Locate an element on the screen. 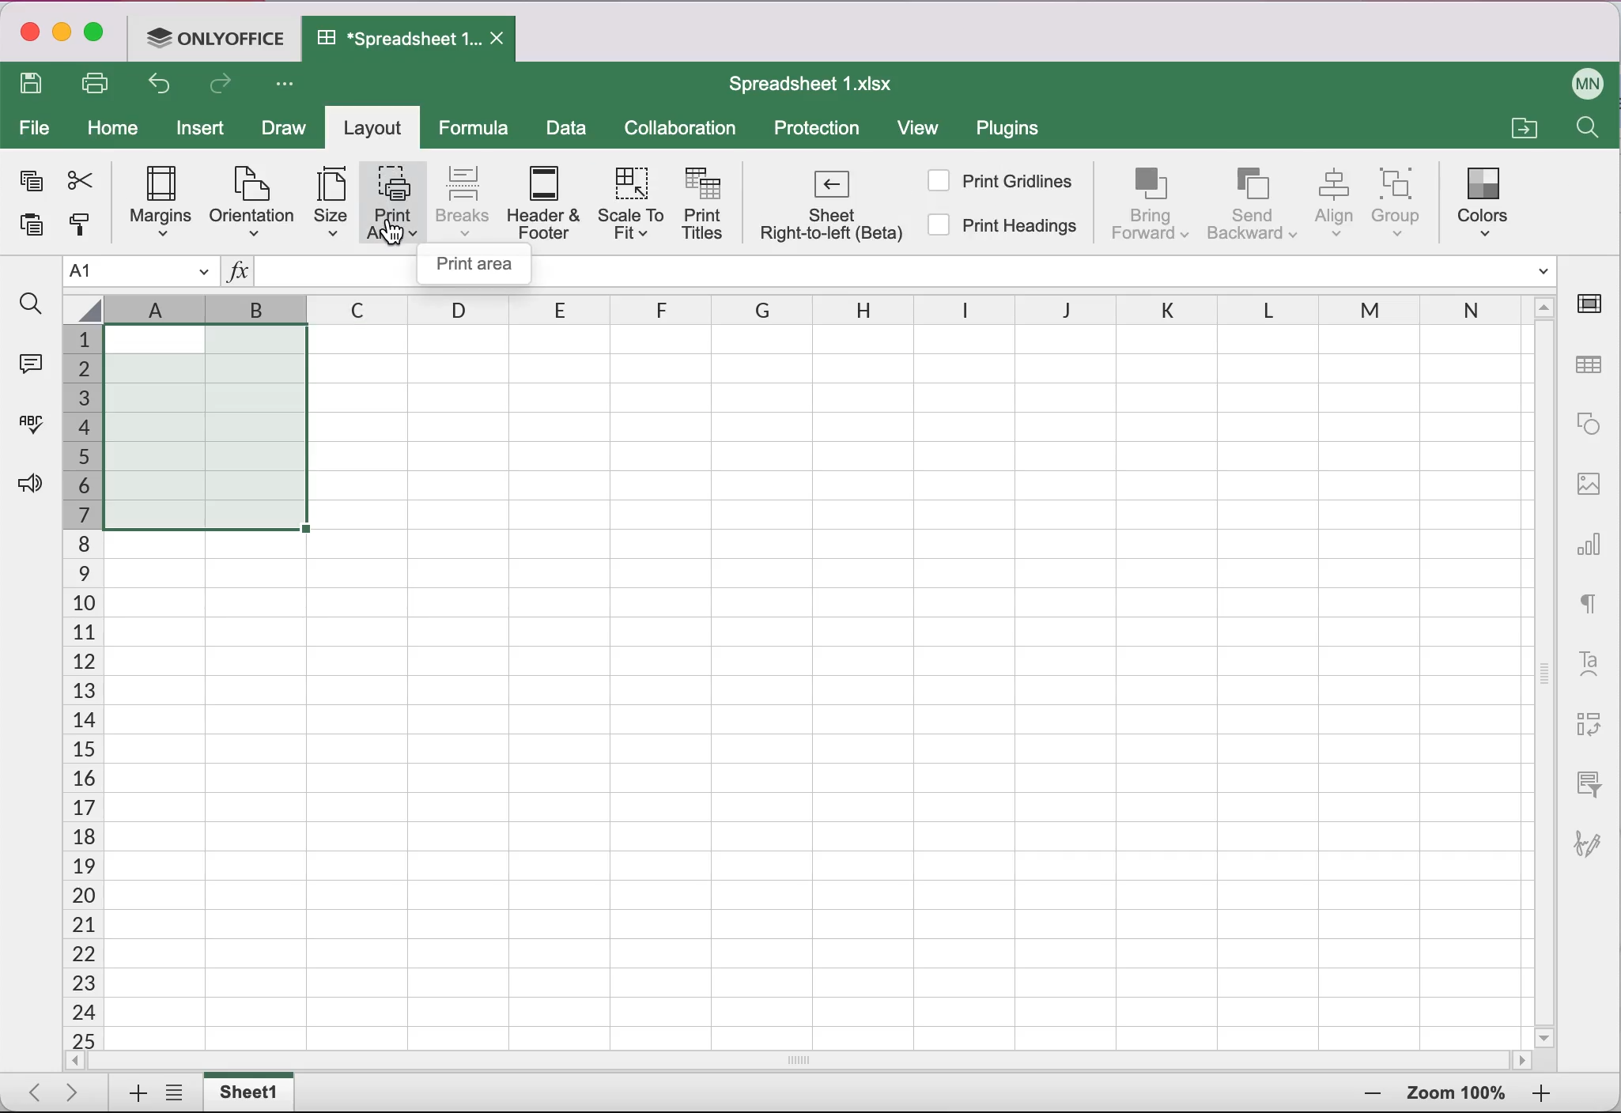 The width and height of the screenshot is (1621, 1113). Scale to fit is located at coordinates (634, 207).